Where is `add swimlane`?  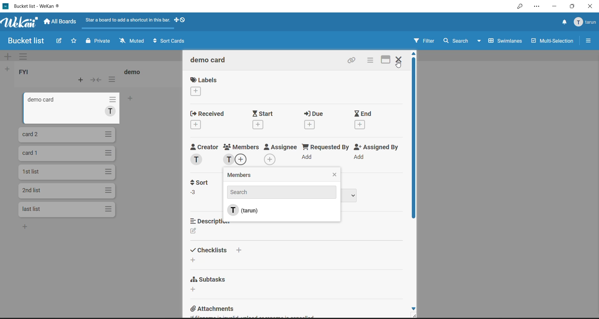
add swimlane is located at coordinates (9, 56).